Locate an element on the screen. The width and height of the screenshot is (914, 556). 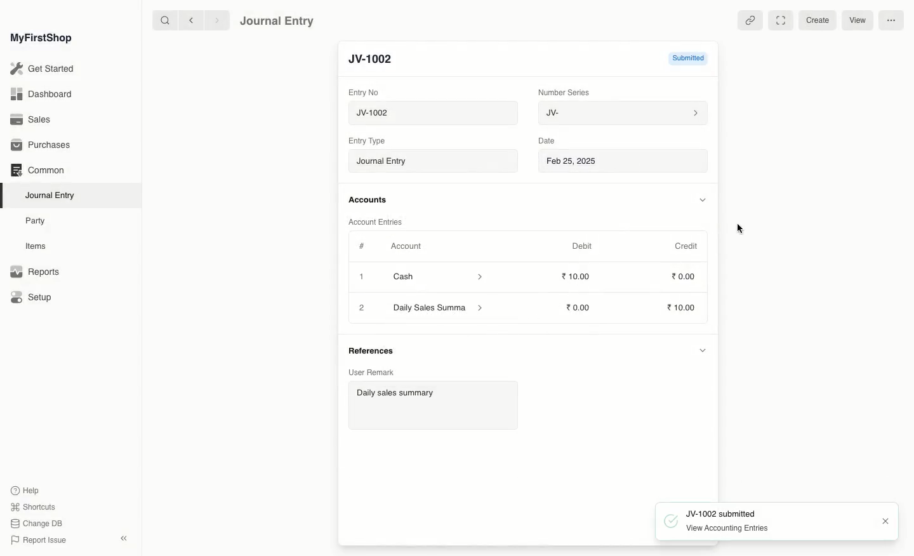
Cursor is located at coordinates (741, 230).